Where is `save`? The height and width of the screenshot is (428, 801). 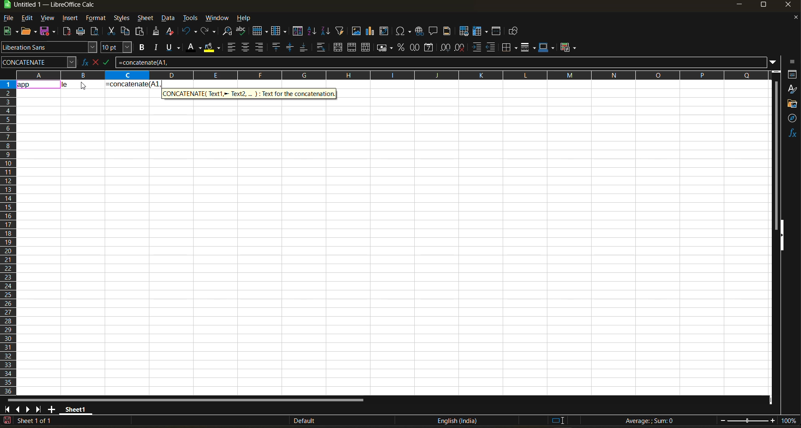
save is located at coordinates (49, 30).